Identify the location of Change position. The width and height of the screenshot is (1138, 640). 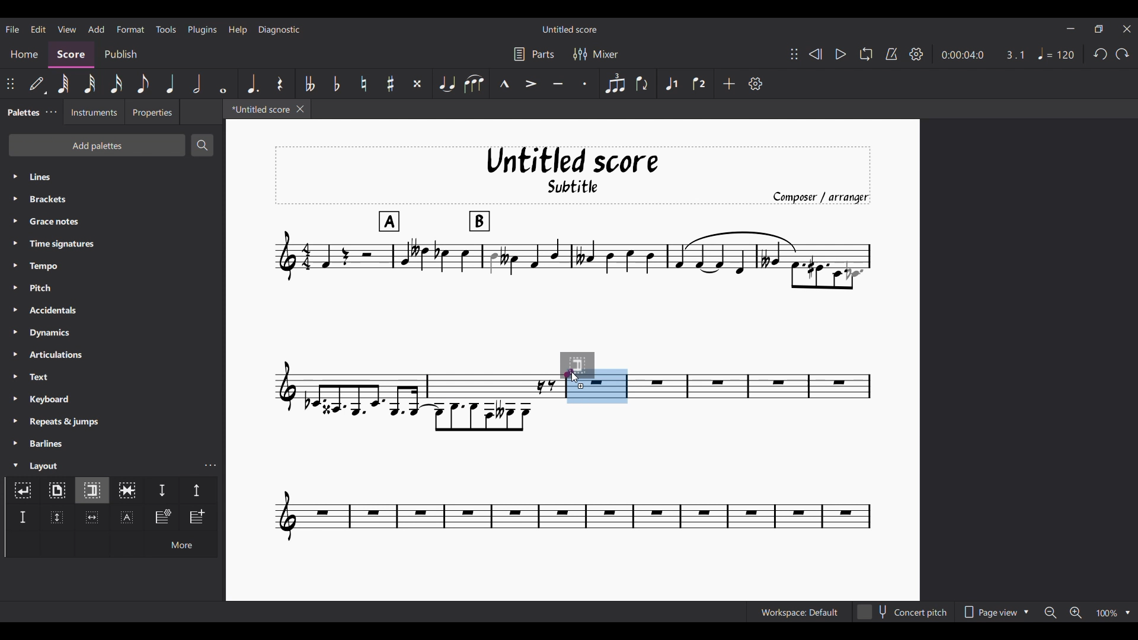
(10, 84).